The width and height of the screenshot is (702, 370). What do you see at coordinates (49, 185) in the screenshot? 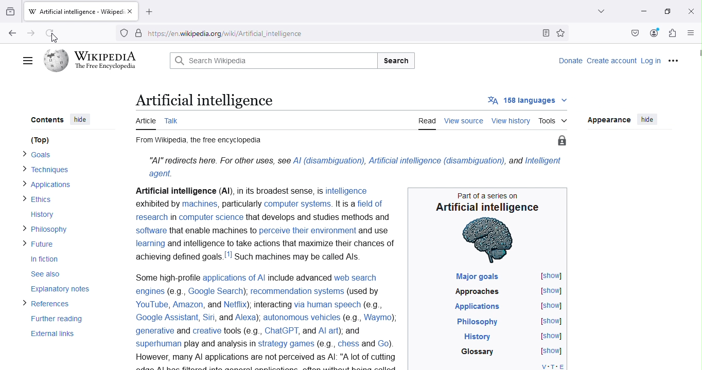
I see `> Applications` at bounding box center [49, 185].